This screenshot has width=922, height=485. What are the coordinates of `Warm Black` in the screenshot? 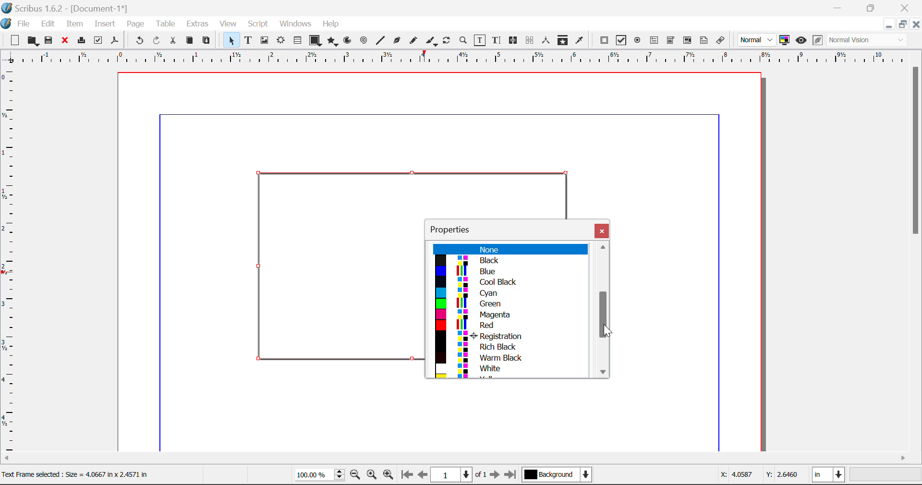 It's located at (507, 357).